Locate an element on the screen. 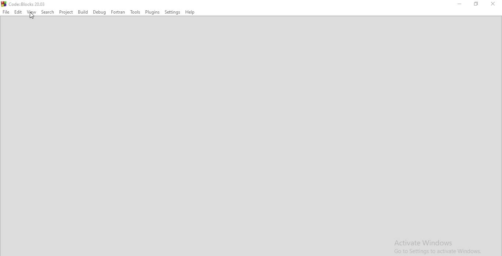  Debug  is located at coordinates (99, 12).